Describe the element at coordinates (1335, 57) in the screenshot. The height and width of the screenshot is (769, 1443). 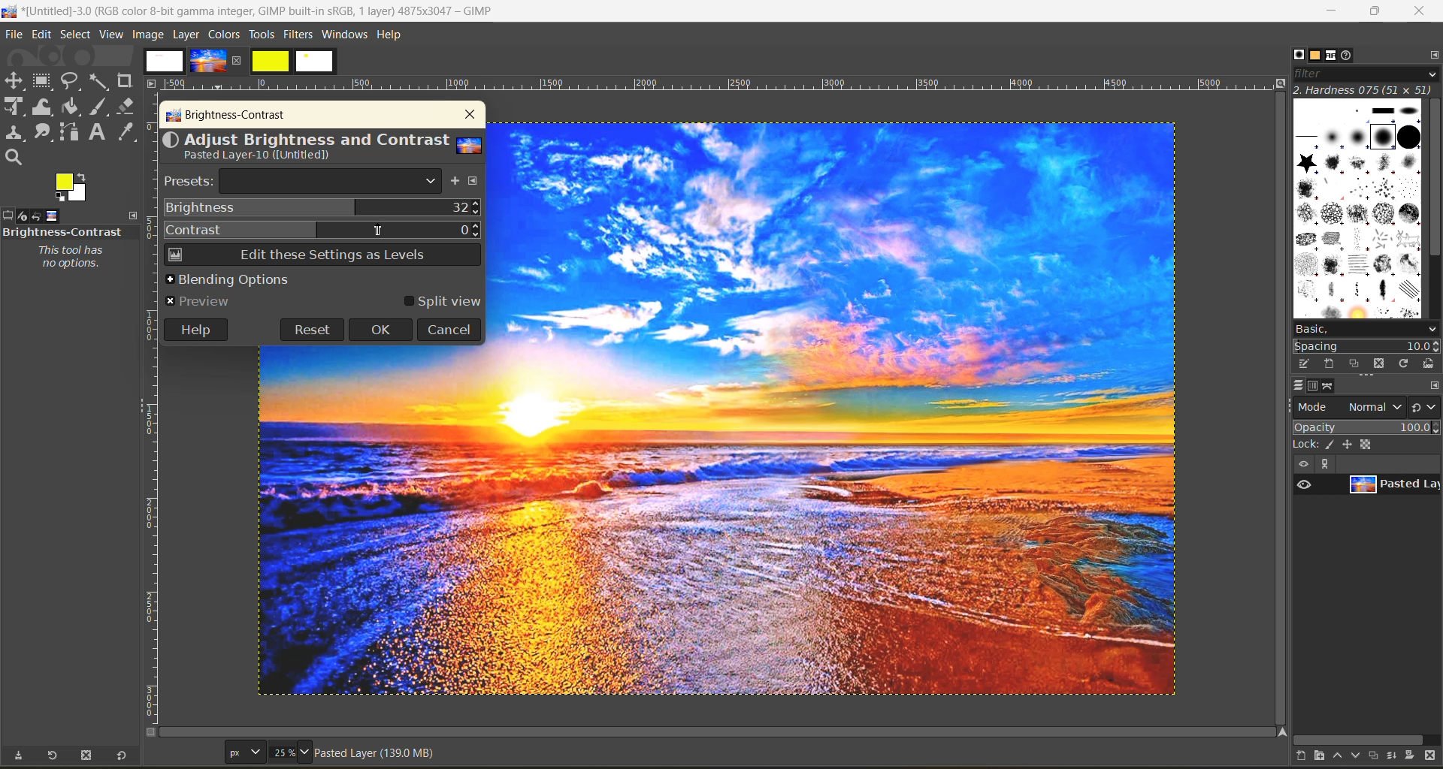
I see `fonts` at that location.